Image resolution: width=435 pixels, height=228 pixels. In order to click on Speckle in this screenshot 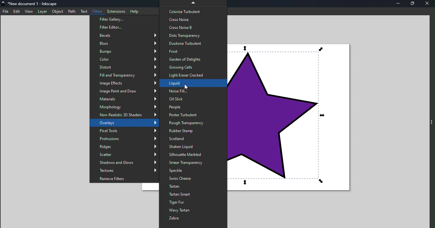, I will do `click(193, 171)`.